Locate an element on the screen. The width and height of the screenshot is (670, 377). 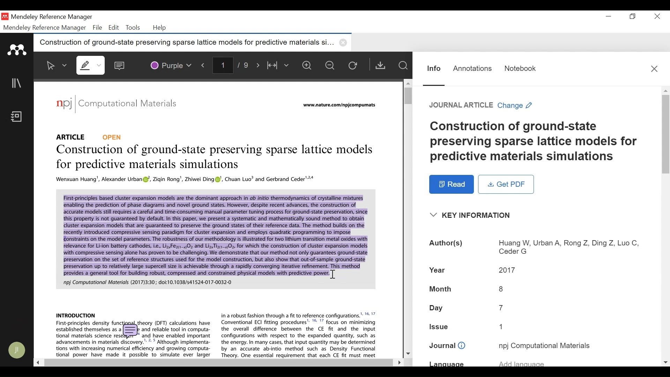
Restore is located at coordinates (633, 16).